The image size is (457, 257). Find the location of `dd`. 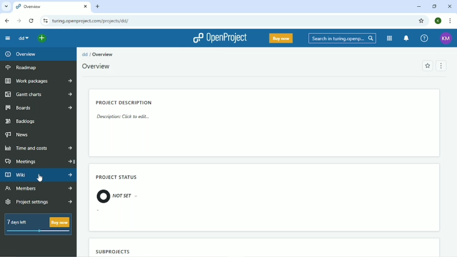

dd is located at coordinates (23, 39).